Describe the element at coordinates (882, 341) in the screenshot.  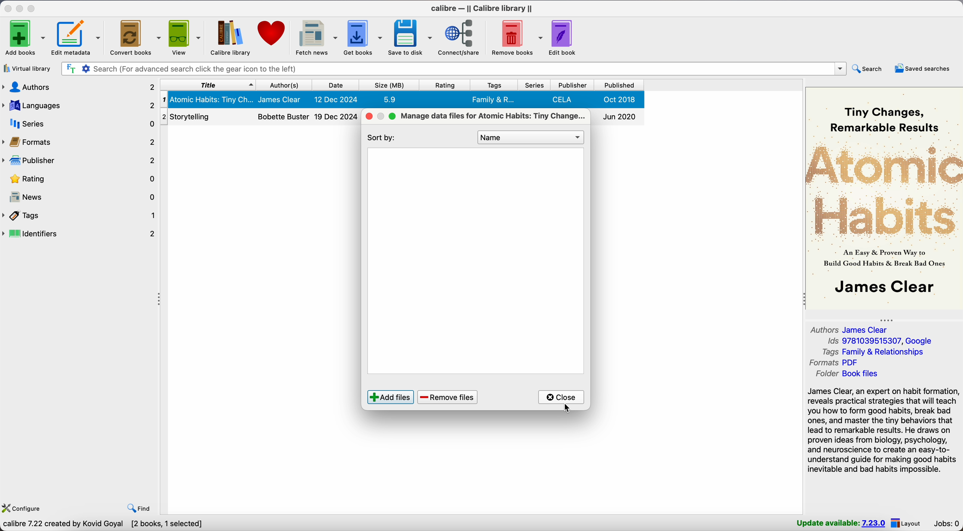
I see `Ids 9781039515307, Google` at that location.